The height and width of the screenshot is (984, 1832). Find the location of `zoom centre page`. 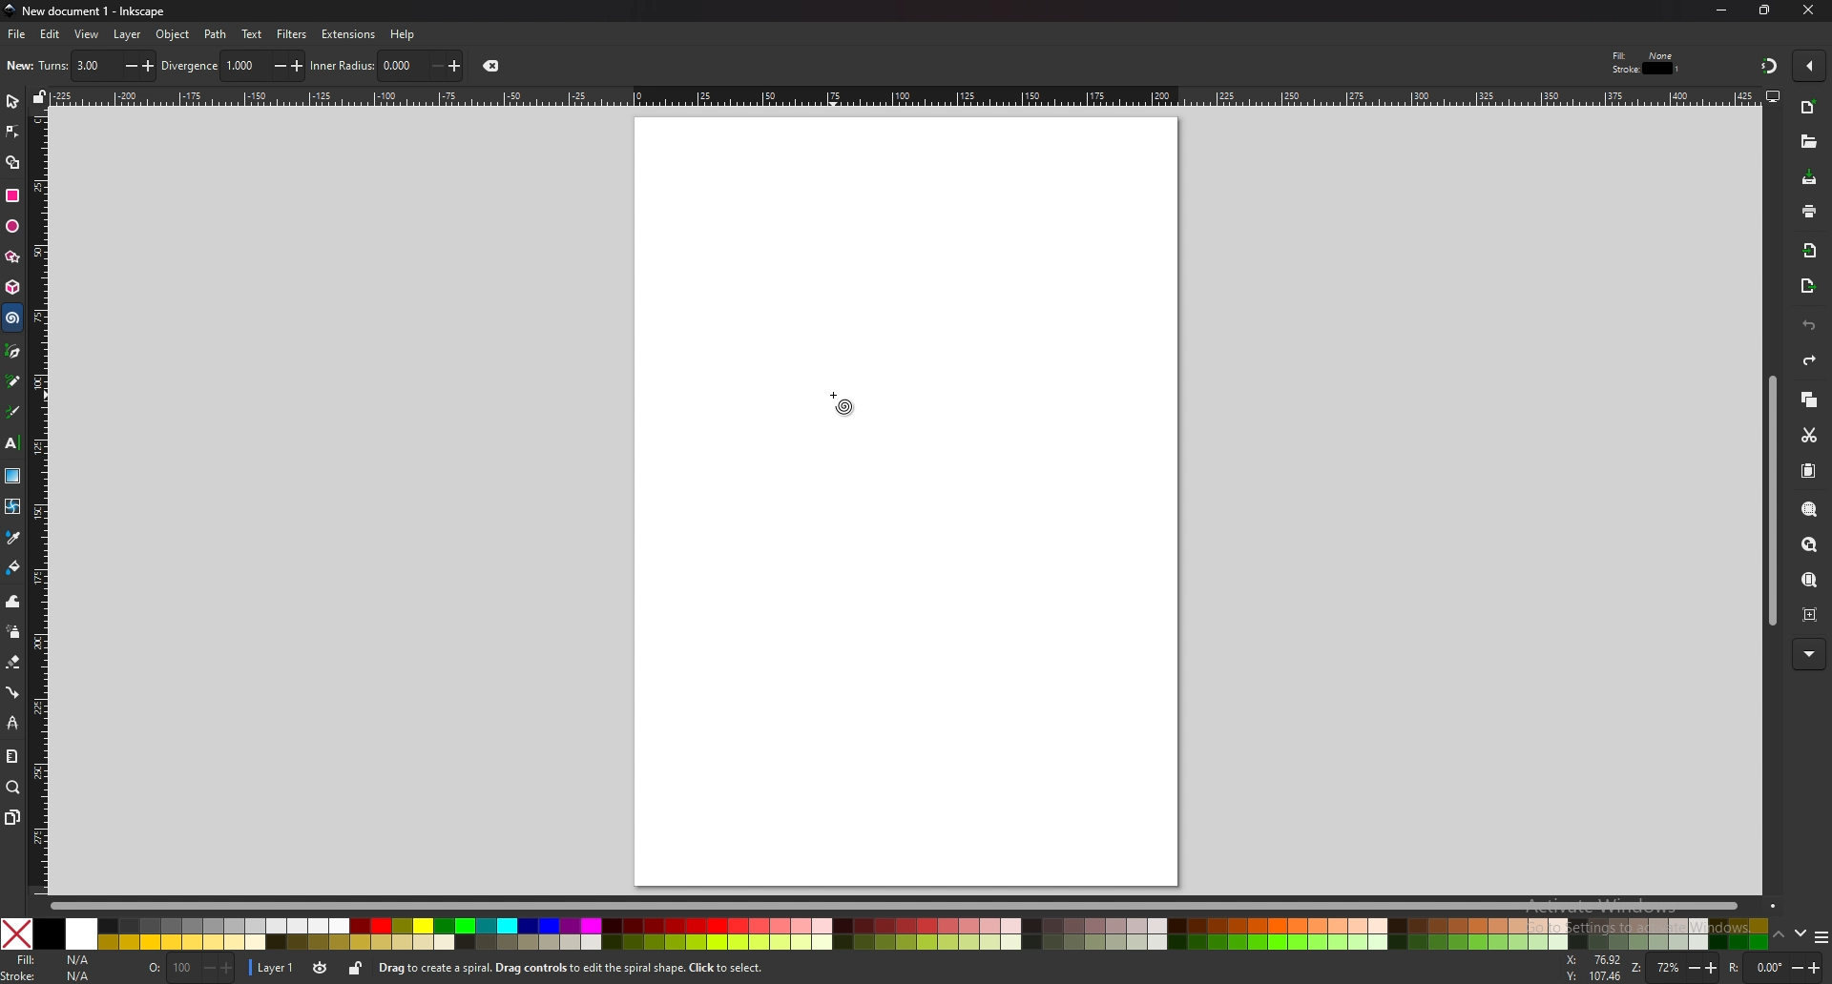

zoom centre page is located at coordinates (1810, 614).